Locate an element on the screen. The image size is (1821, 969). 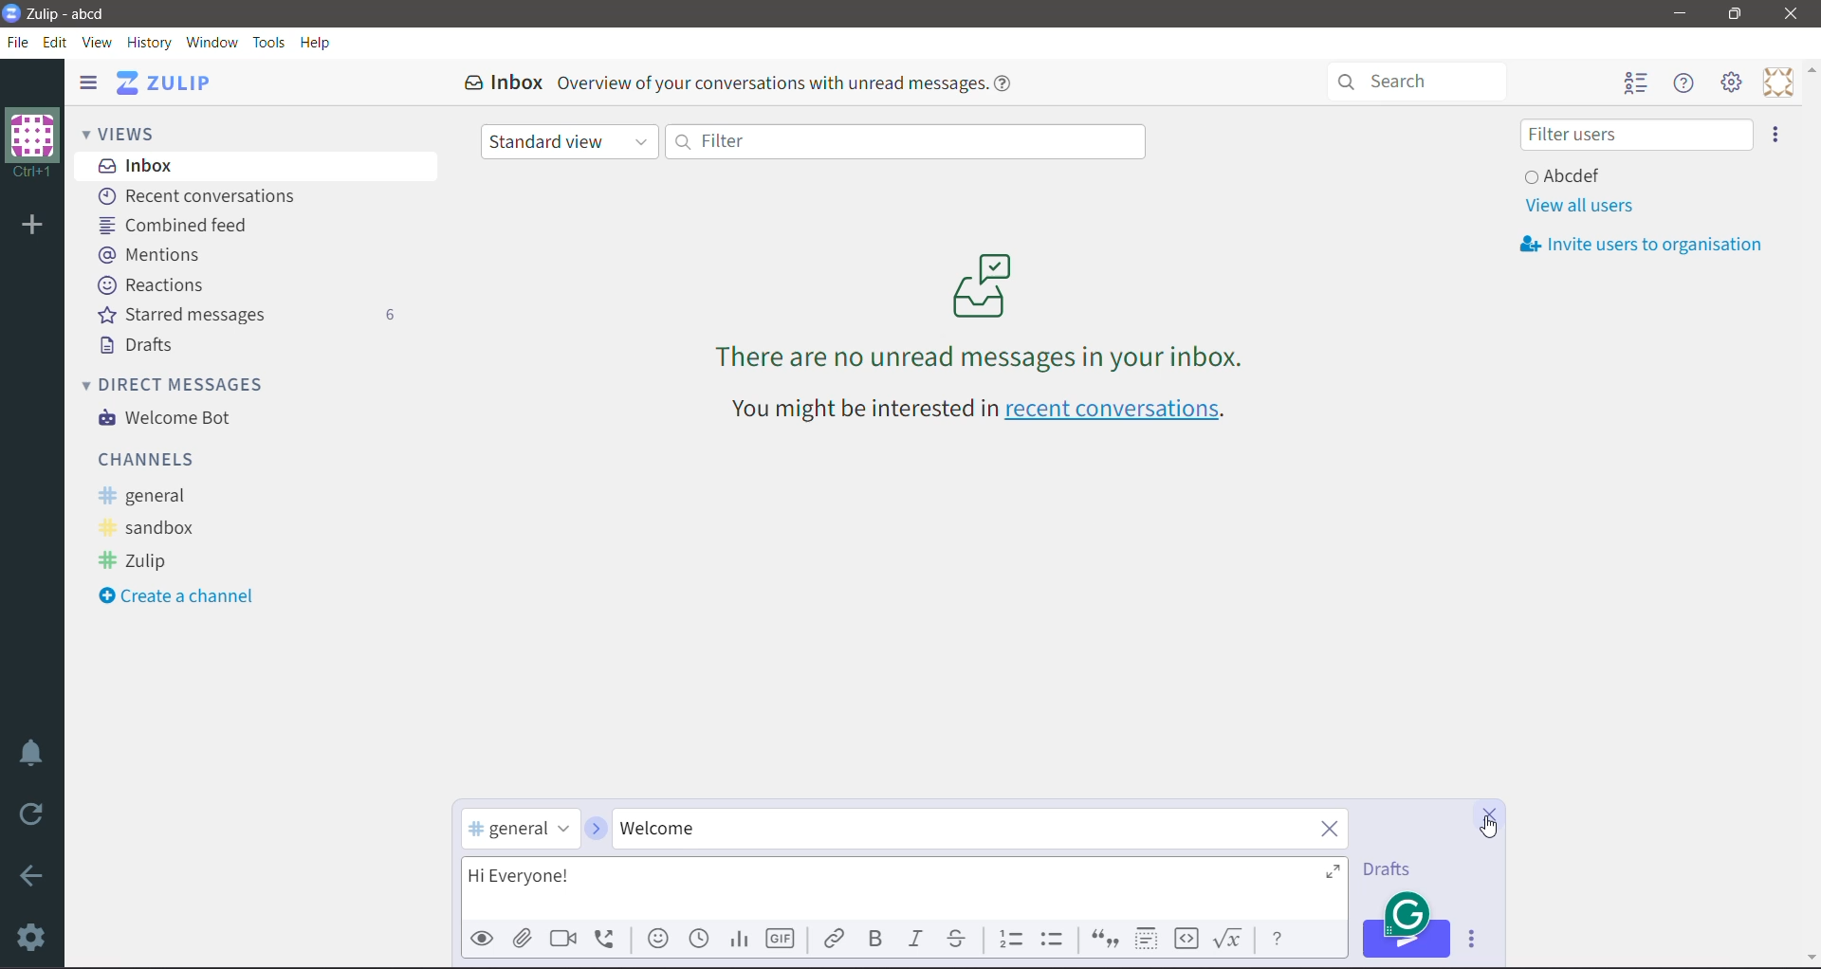
Help is located at coordinates (316, 43).